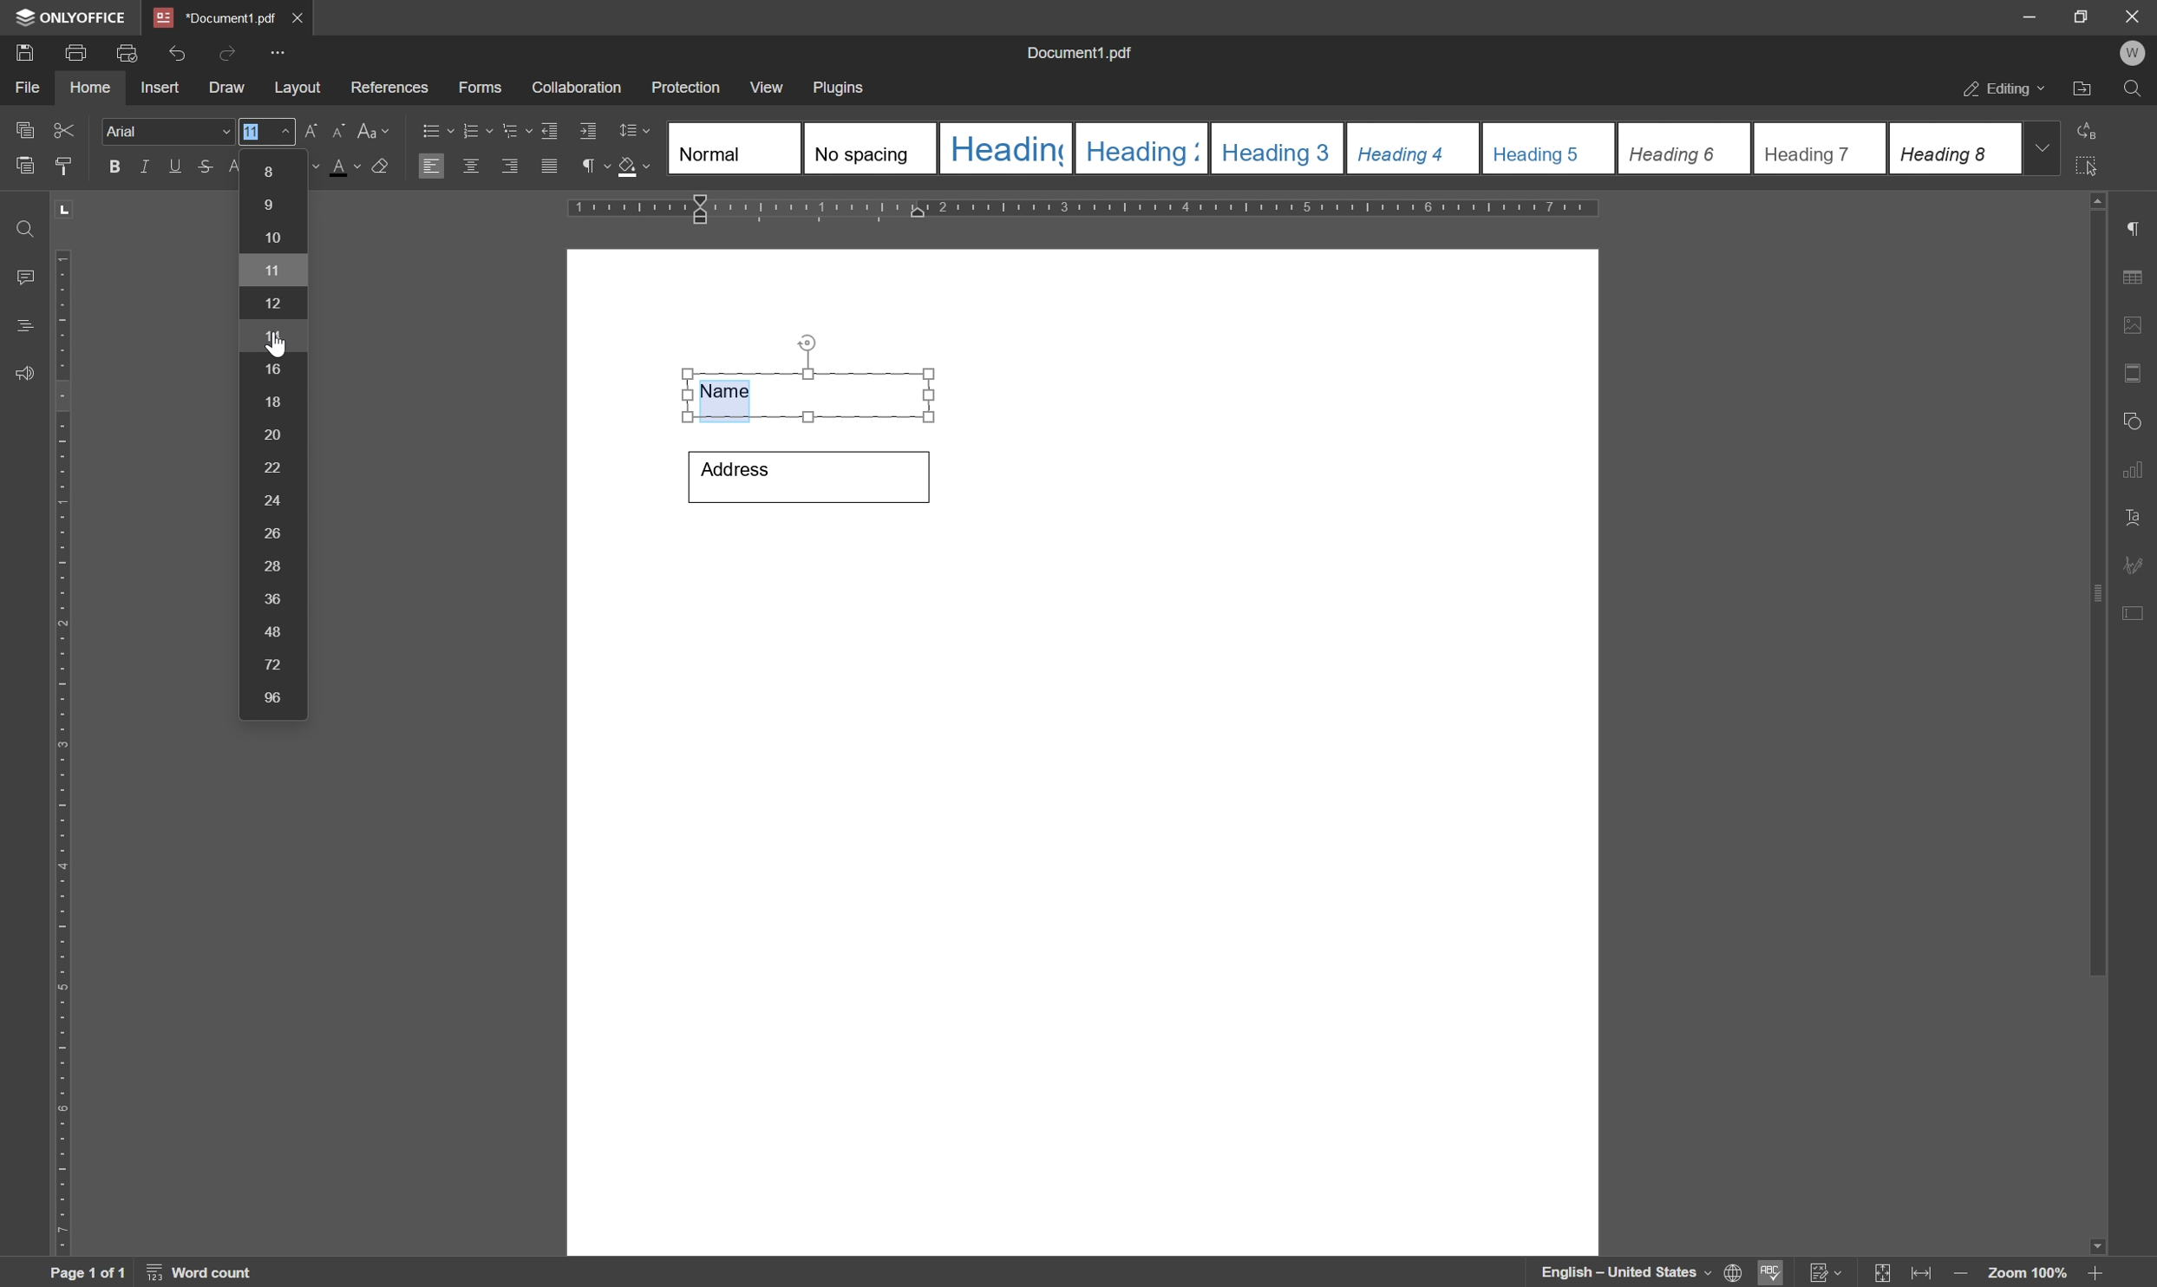  I want to click on drop down, so click(2044, 147).